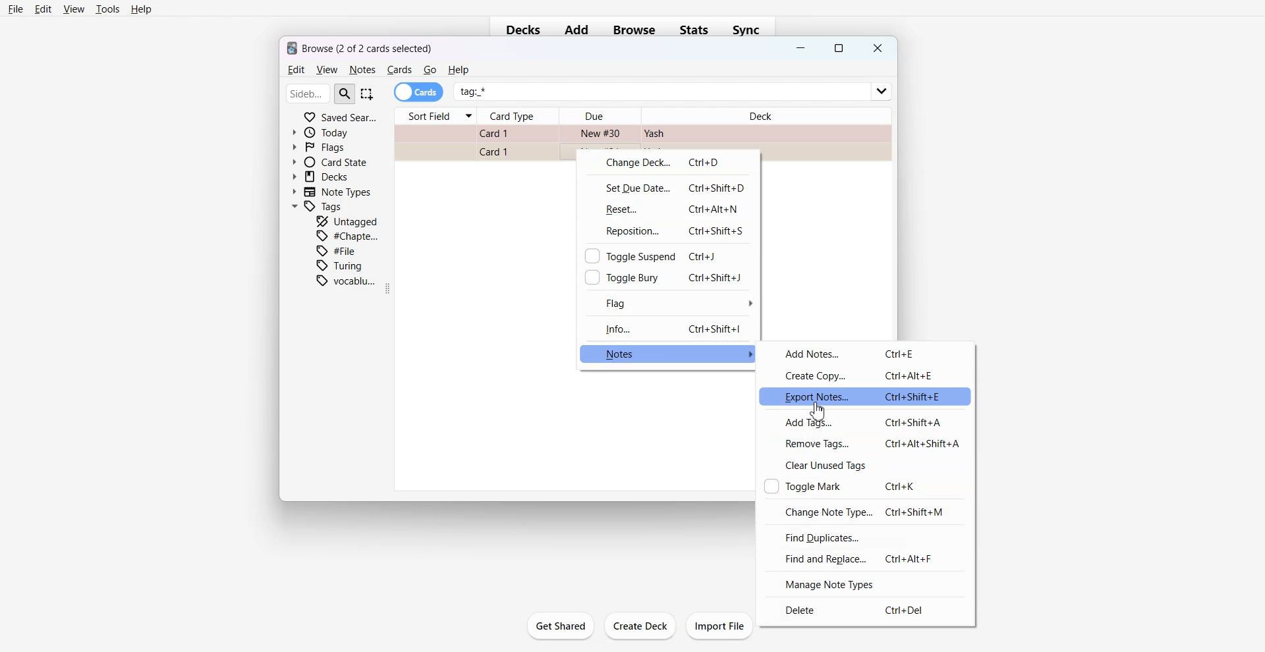 This screenshot has width=1265, height=652. Describe the element at coordinates (667, 255) in the screenshot. I see `Toggle Suspend` at that location.